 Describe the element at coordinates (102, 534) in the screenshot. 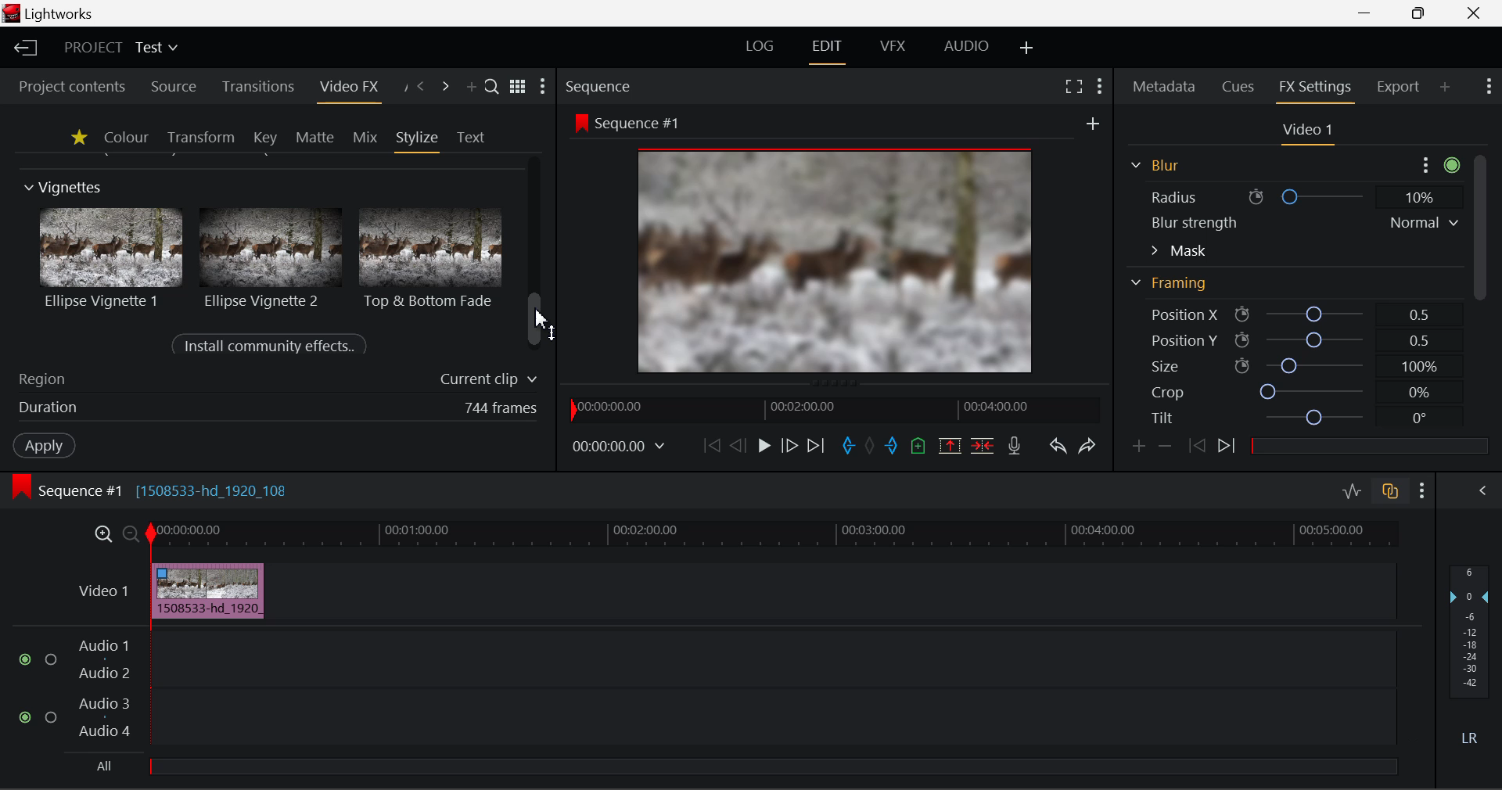

I see `Timeline Zoom In` at that location.